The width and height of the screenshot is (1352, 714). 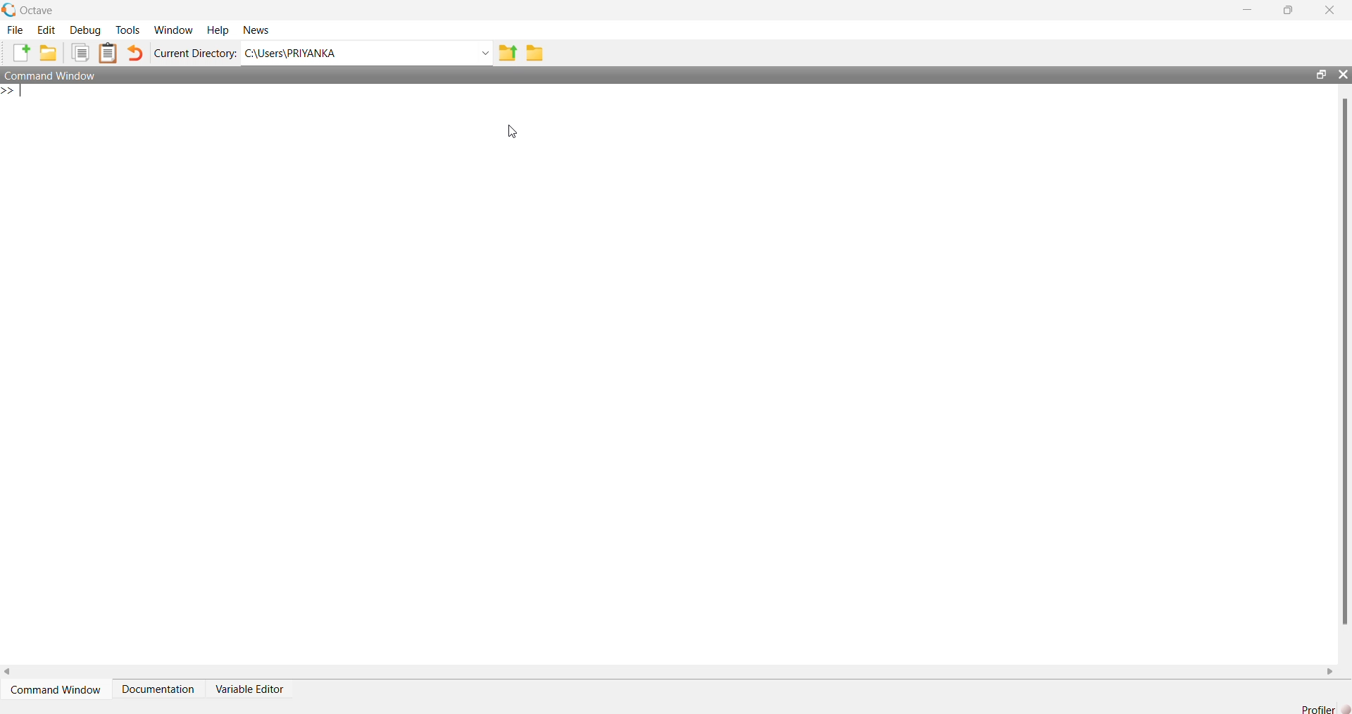 What do you see at coordinates (217, 30) in the screenshot?
I see `Help` at bounding box center [217, 30].